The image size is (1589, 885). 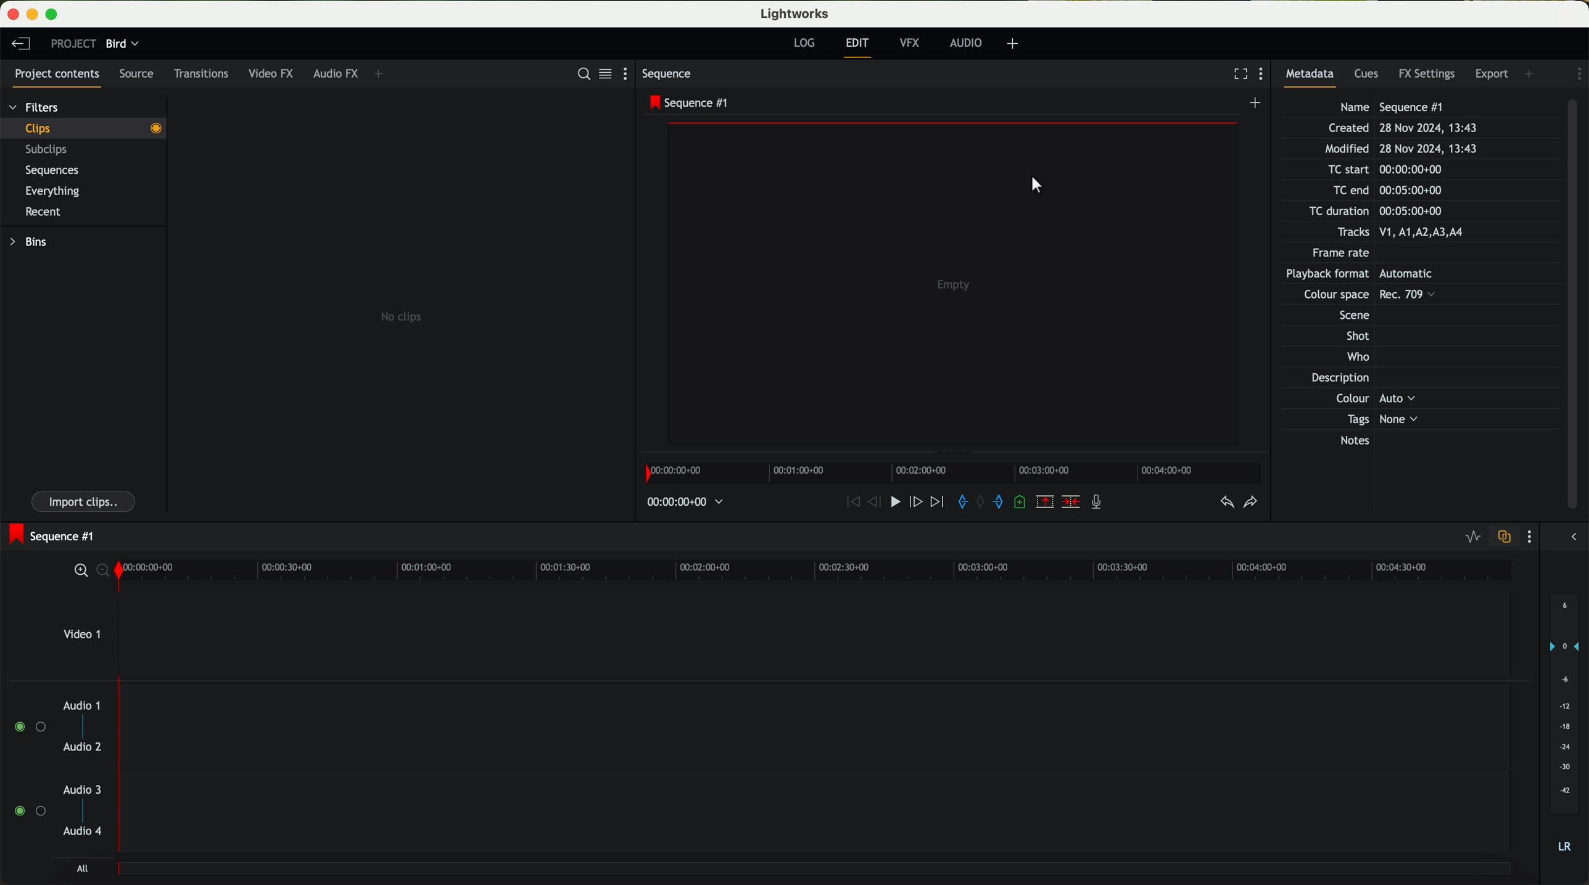 What do you see at coordinates (1432, 127) in the screenshot?
I see `Created` at bounding box center [1432, 127].